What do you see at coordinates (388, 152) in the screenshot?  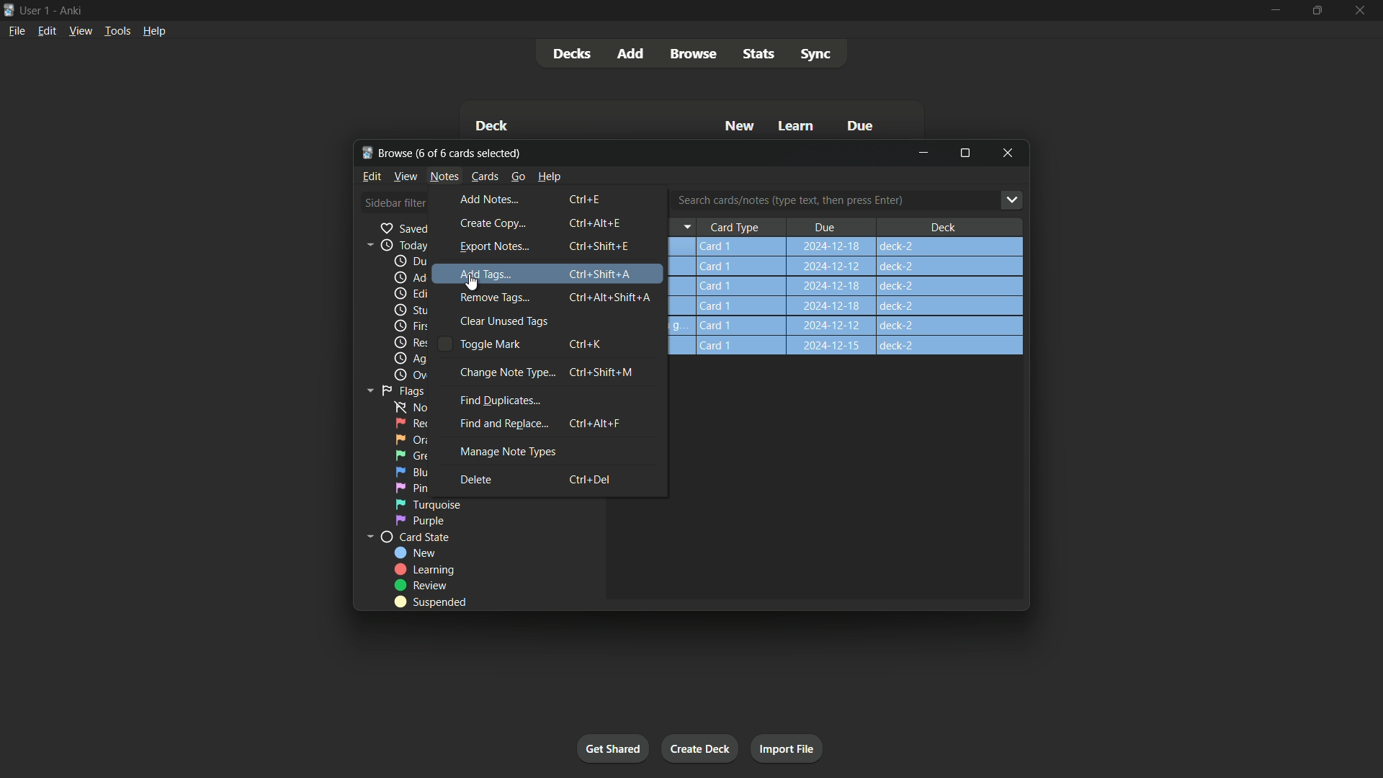 I see `Browse` at bounding box center [388, 152].